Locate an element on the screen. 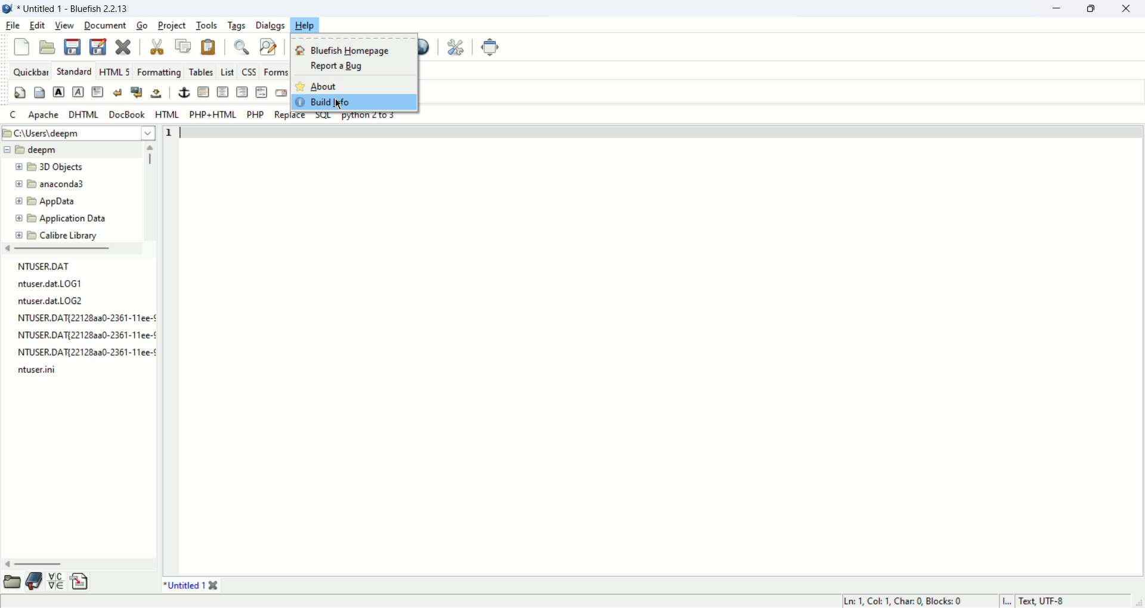  minimize is located at coordinates (1060, 9).